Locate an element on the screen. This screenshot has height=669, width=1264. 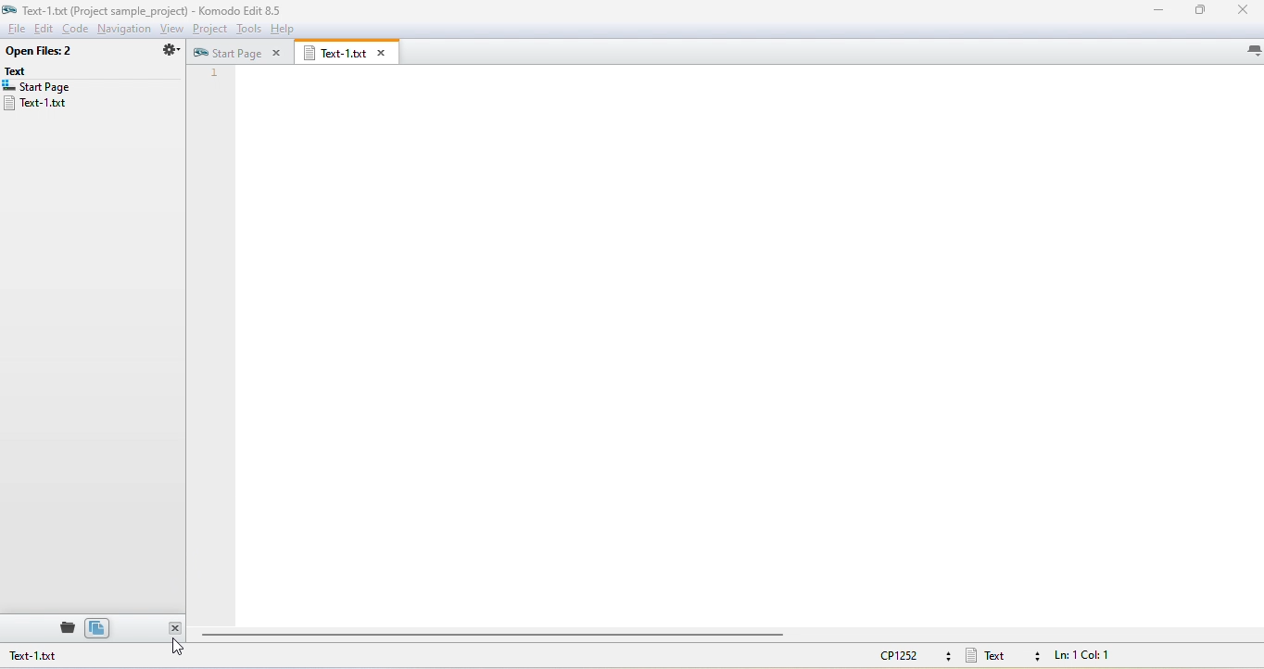
file name and file path is located at coordinates (105, 10).